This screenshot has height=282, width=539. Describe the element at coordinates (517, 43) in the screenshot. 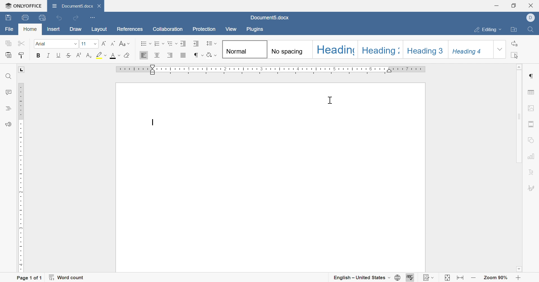

I see `replace` at that location.